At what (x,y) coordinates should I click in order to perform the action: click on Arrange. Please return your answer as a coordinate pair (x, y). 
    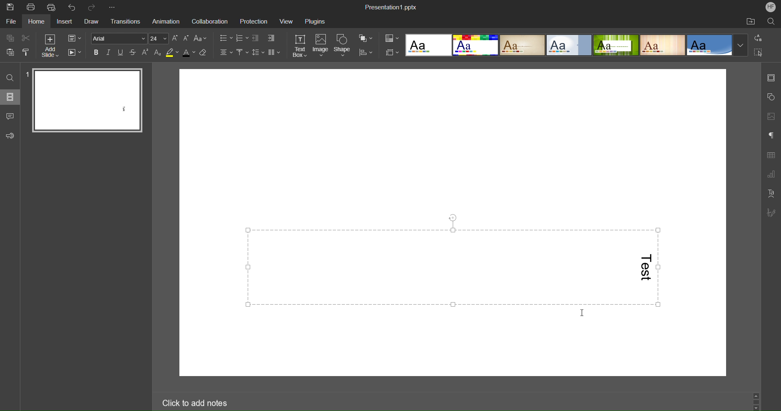
    Looking at the image, I should click on (366, 39).